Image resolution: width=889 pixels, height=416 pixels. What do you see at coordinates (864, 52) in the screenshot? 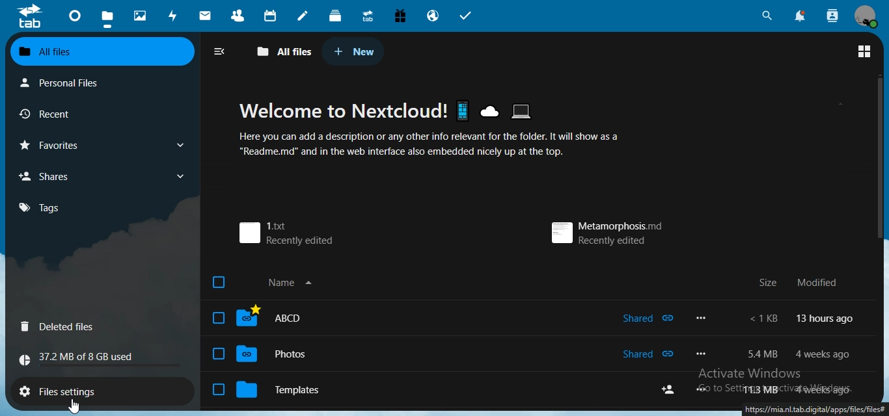
I see `switch to grid view` at bounding box center [864, 52].